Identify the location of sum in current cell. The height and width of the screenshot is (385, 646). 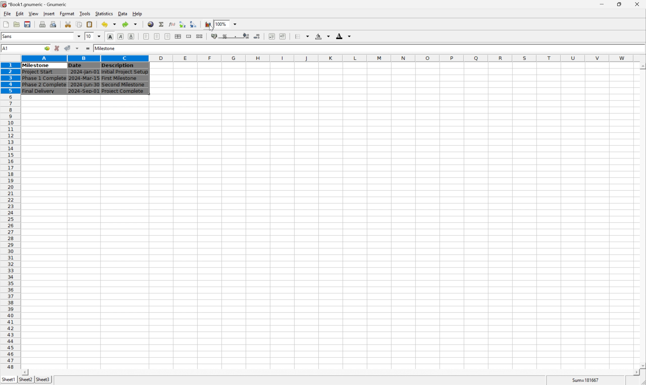
(162, 24).